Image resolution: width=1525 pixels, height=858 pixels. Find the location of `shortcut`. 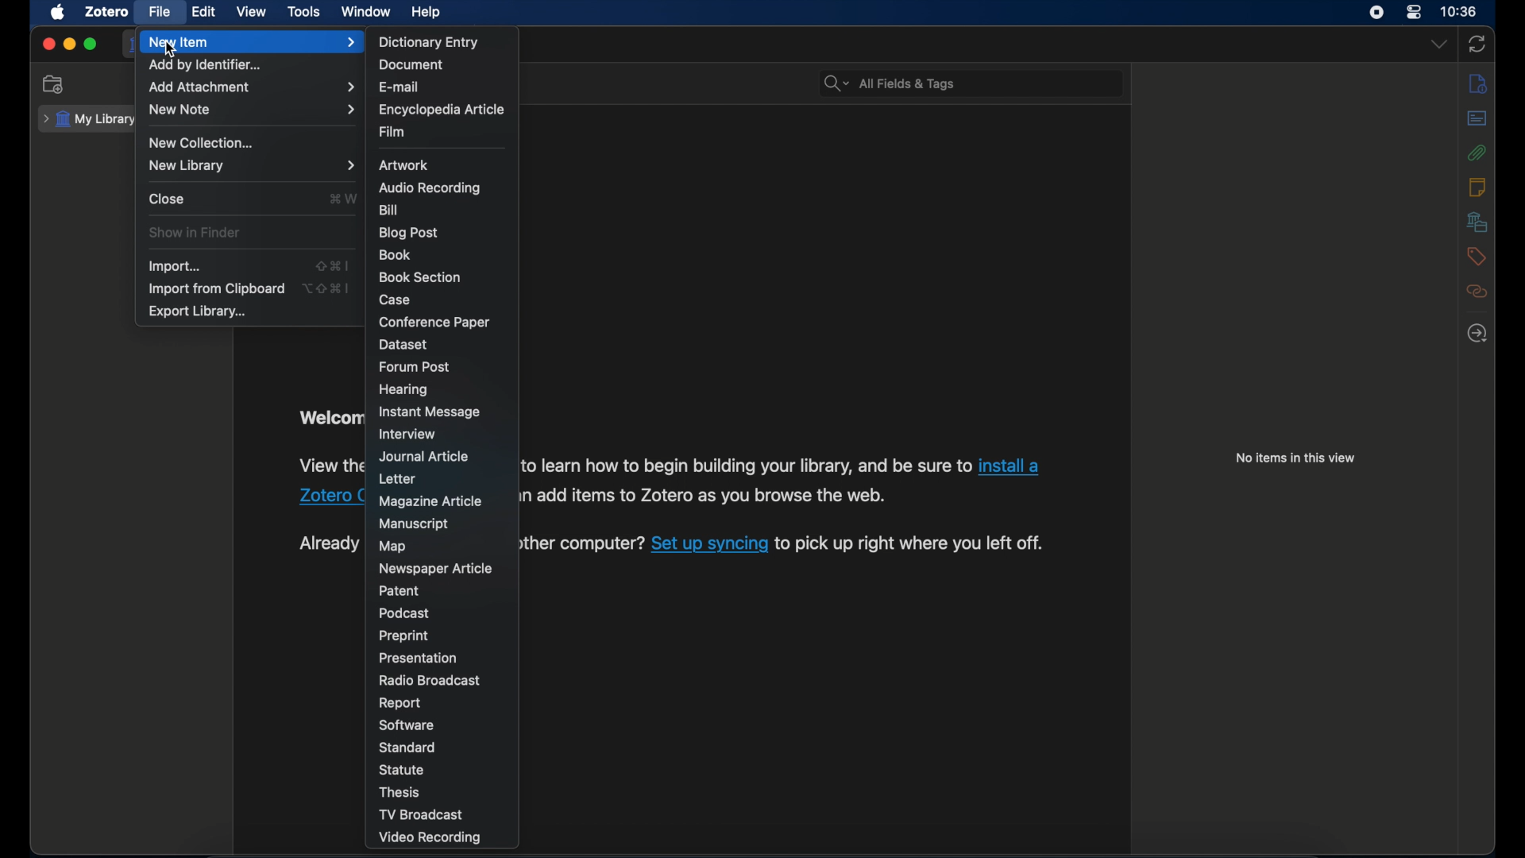

shortcut is located at coordinates (327, 288).